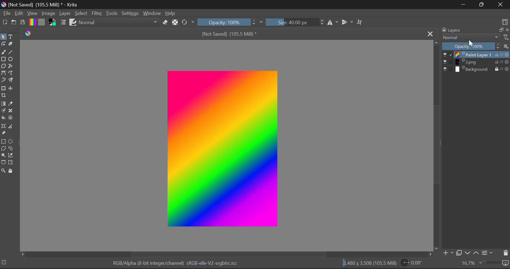  Describe the element at coordinates (176, 263) in the screenshot. I see `RGB/Alpha (8-bit integer/channel) sRGB-elle-V2-srgbtrc.icc` at that location.